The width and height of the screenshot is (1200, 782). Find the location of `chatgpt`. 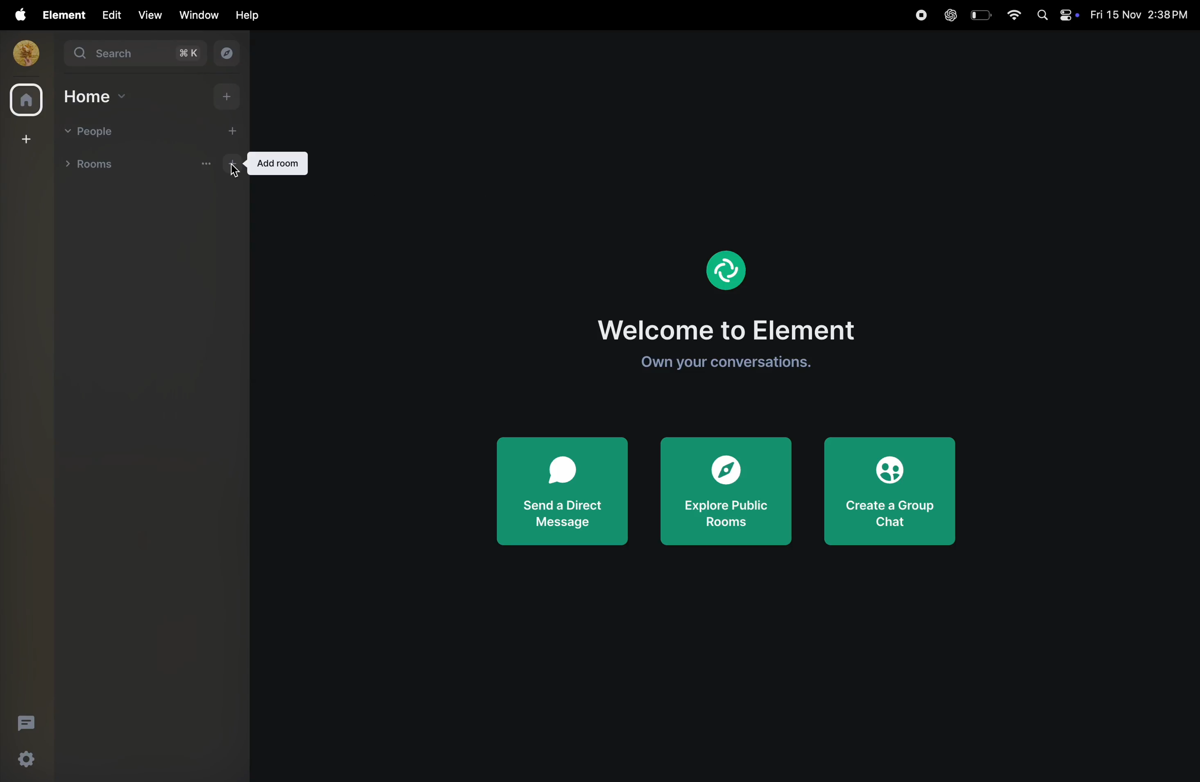

chatgpt is located at coordinates (950, 16).